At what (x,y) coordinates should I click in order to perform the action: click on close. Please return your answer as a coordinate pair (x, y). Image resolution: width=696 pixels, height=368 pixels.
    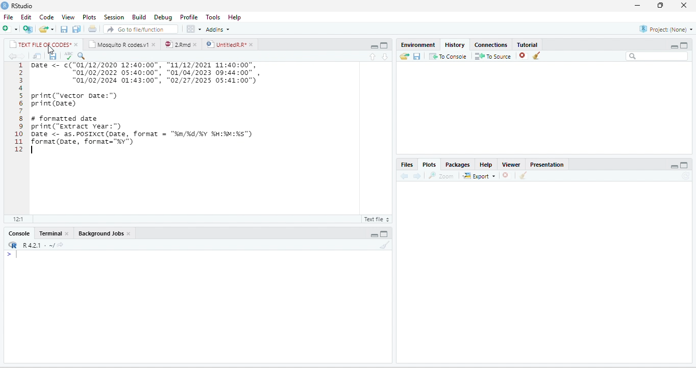
    Looking at the image, I should click on (684, 6).